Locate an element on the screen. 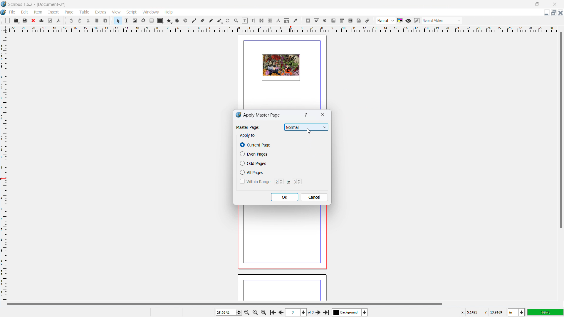 This screenshot has width=564, height=317. move toolbox is located at coordinates (112, 20).